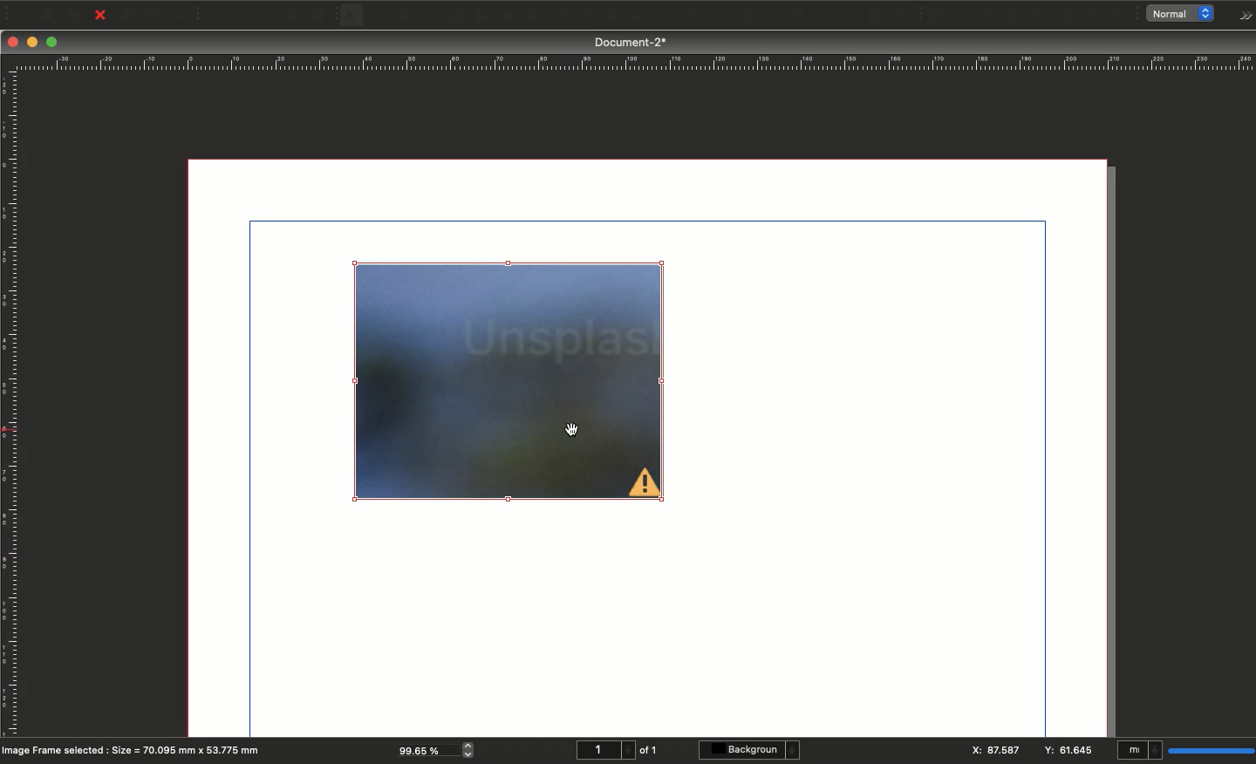 The height and width of the screenshot is (764, 1256). What do you see at coordinates (378, 17) in the screenshot?
I see `Text frame` at bounding box center [378, 17].